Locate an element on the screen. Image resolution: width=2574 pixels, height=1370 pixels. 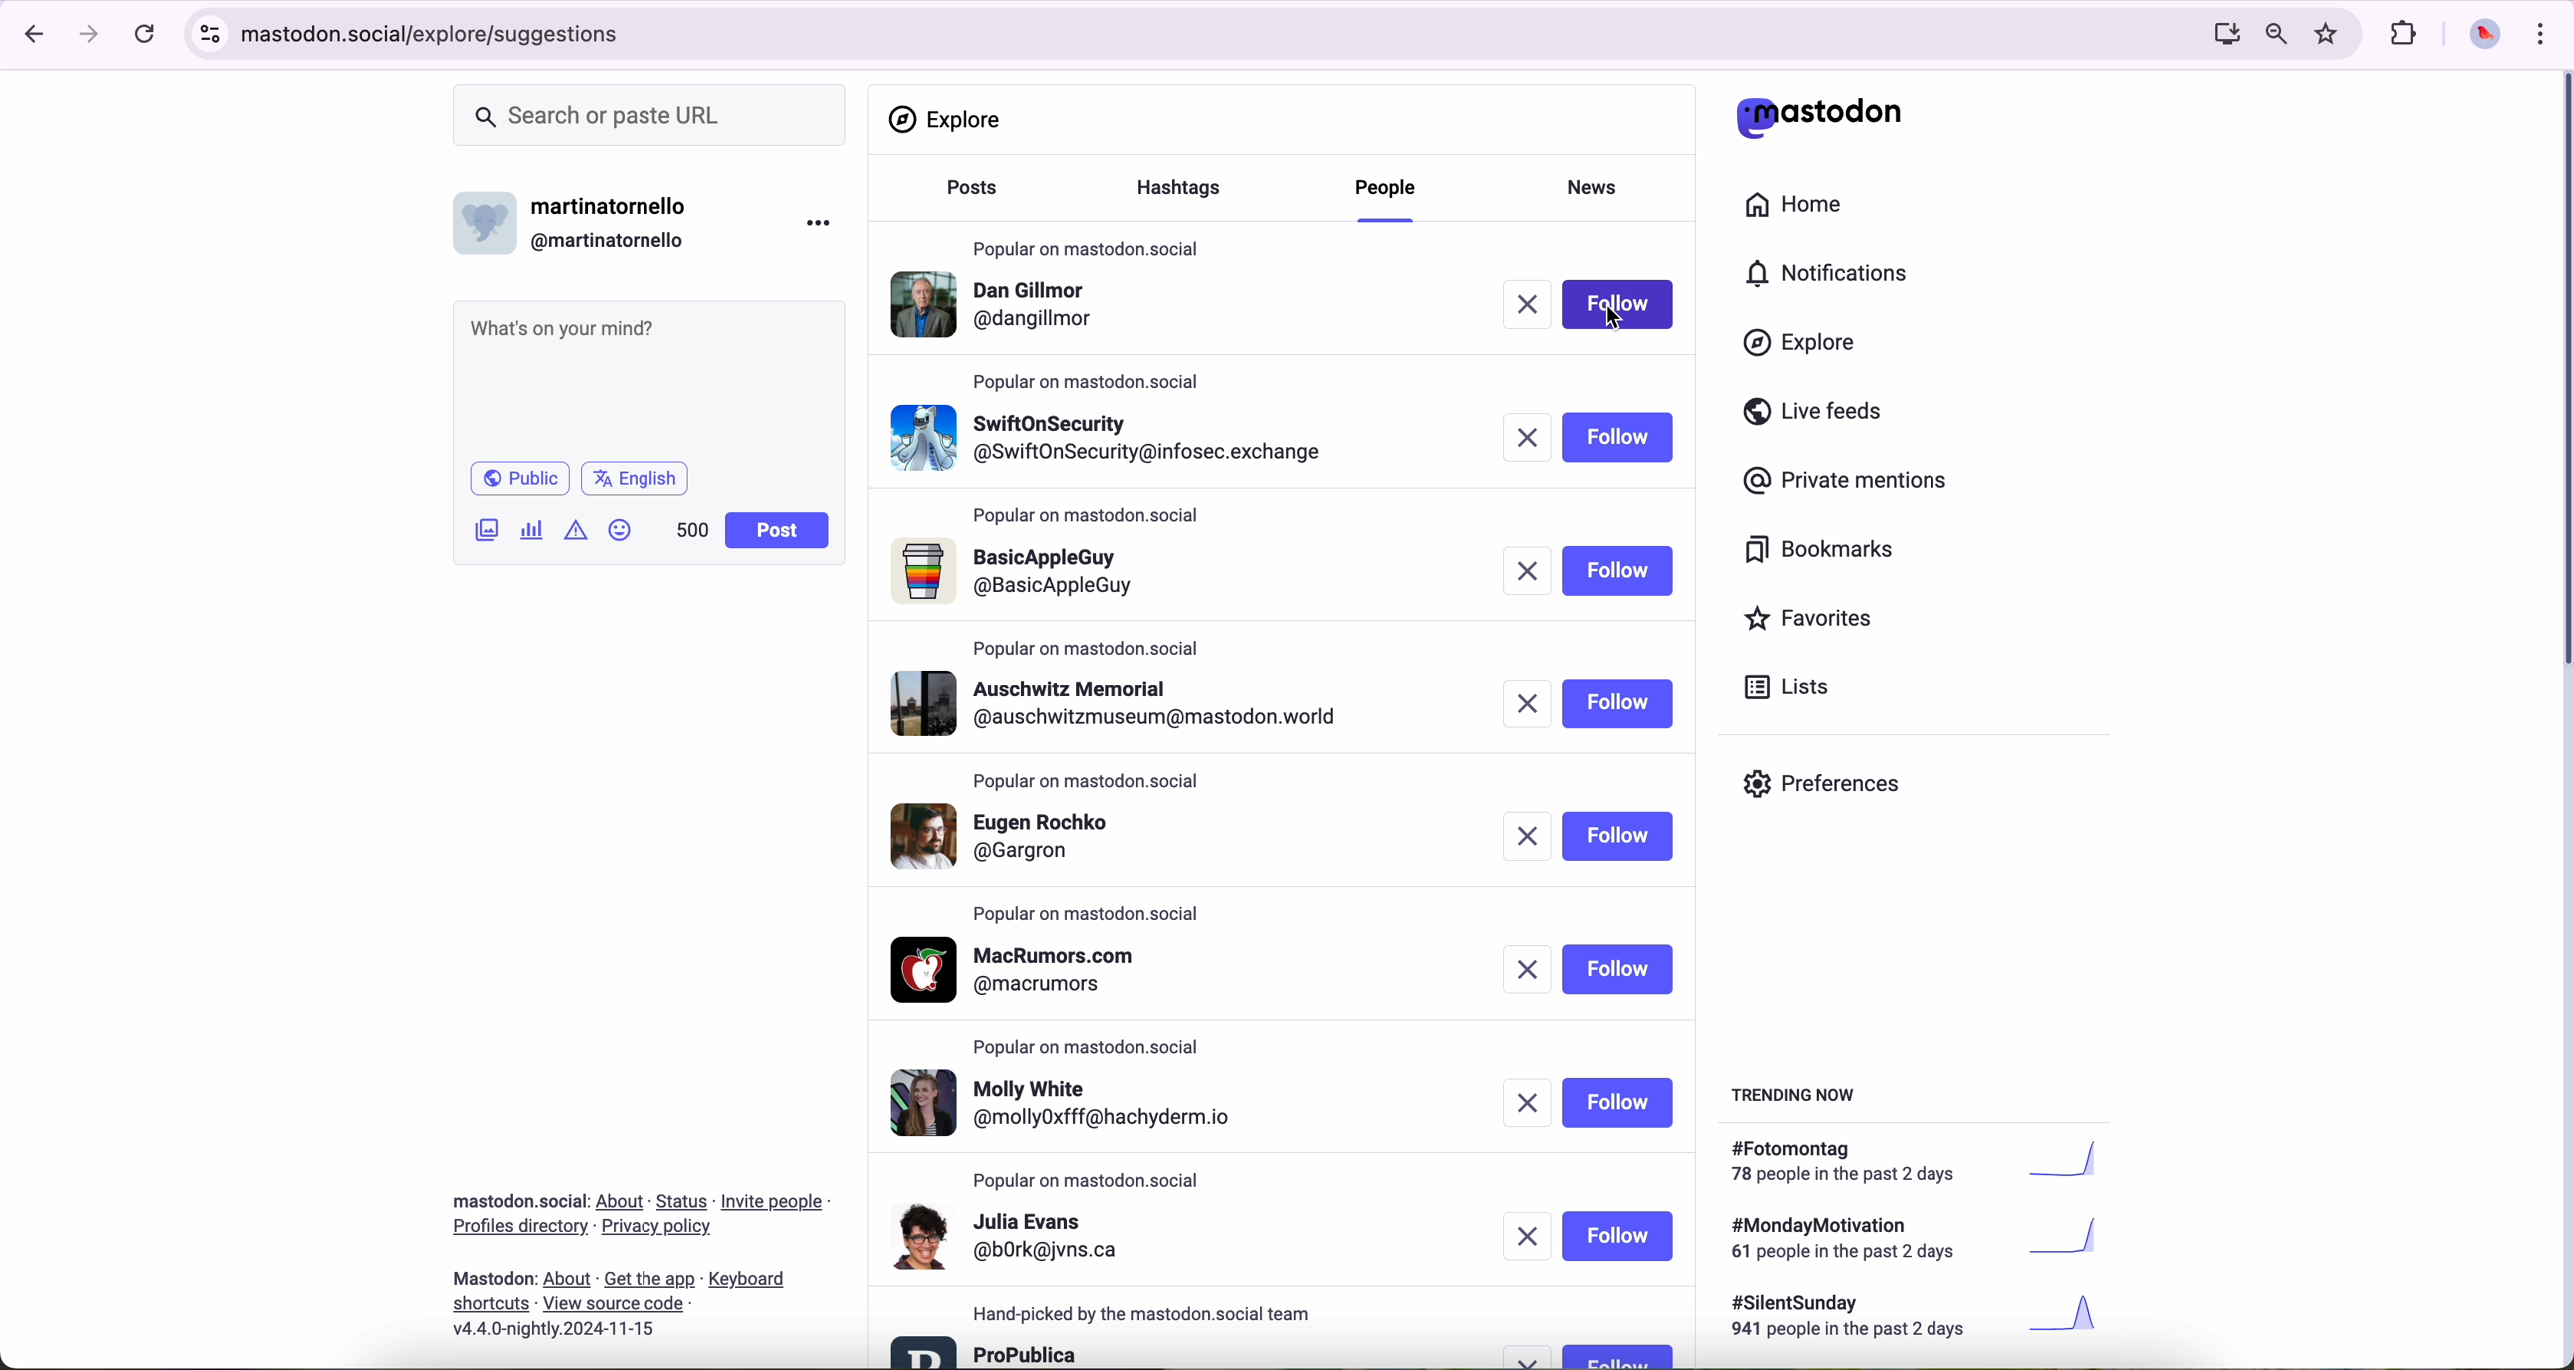
500 characters is located at coordinates (691, 529).